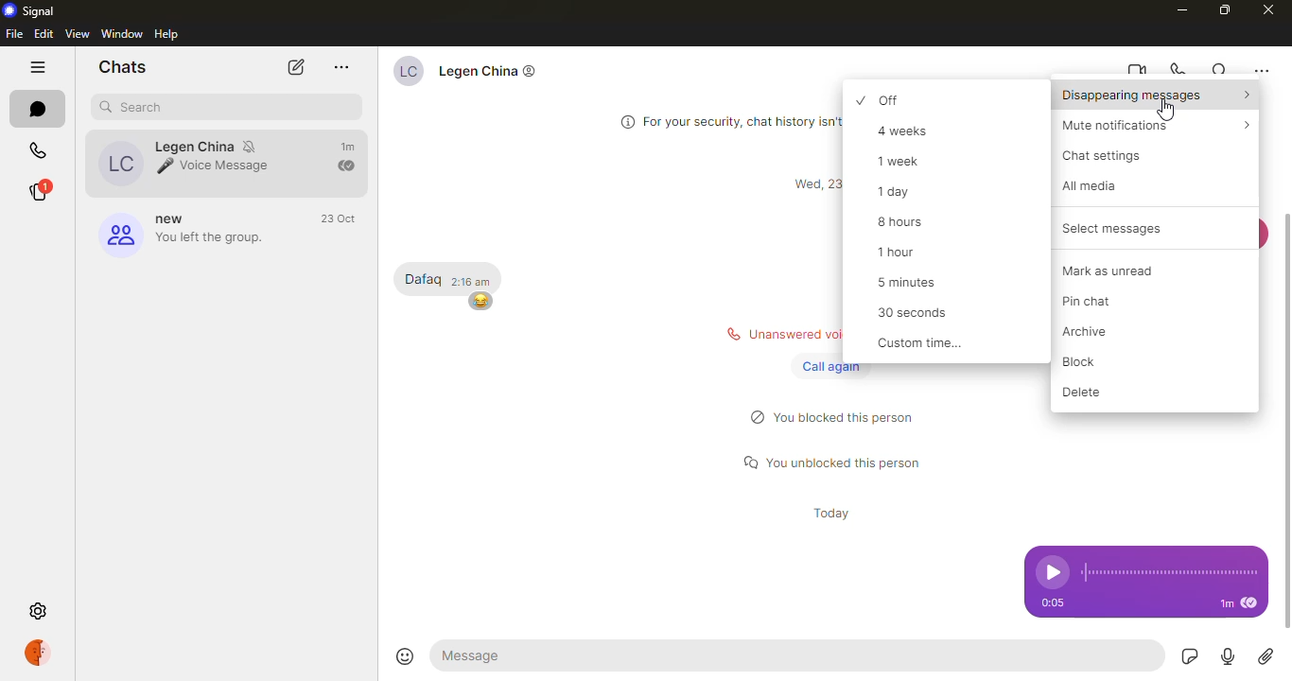  What do you see at coordinates (41, 146) in the screenshot?
I see `calls` at bounding box center [41, 146].